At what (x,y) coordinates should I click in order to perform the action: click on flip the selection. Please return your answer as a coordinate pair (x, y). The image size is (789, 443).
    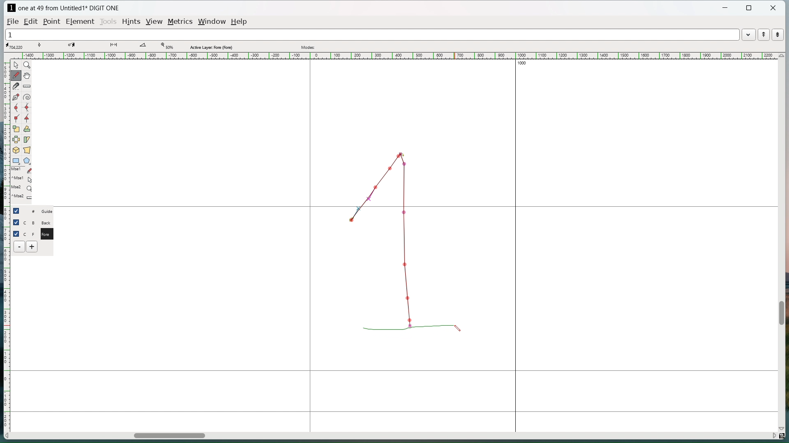
    Looking at the image, I should click on (16, 139).